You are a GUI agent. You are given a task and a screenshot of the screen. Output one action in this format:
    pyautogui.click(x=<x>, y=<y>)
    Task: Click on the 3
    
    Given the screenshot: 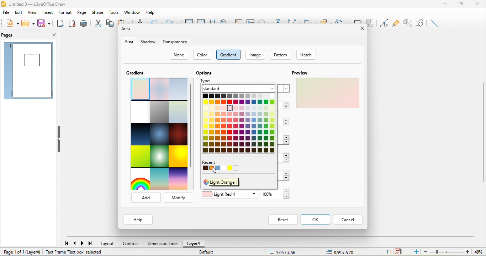 What is the action you would take?
    pyautogui.click(x=284, y=106)
    